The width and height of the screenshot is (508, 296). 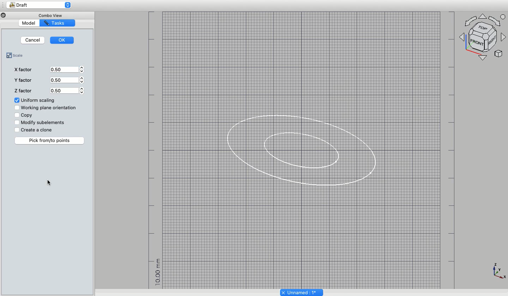 What do you see at coordinates (302, 292) in the screenshot?
I see `Unnamed: 1` at bounding box center [302, 292].